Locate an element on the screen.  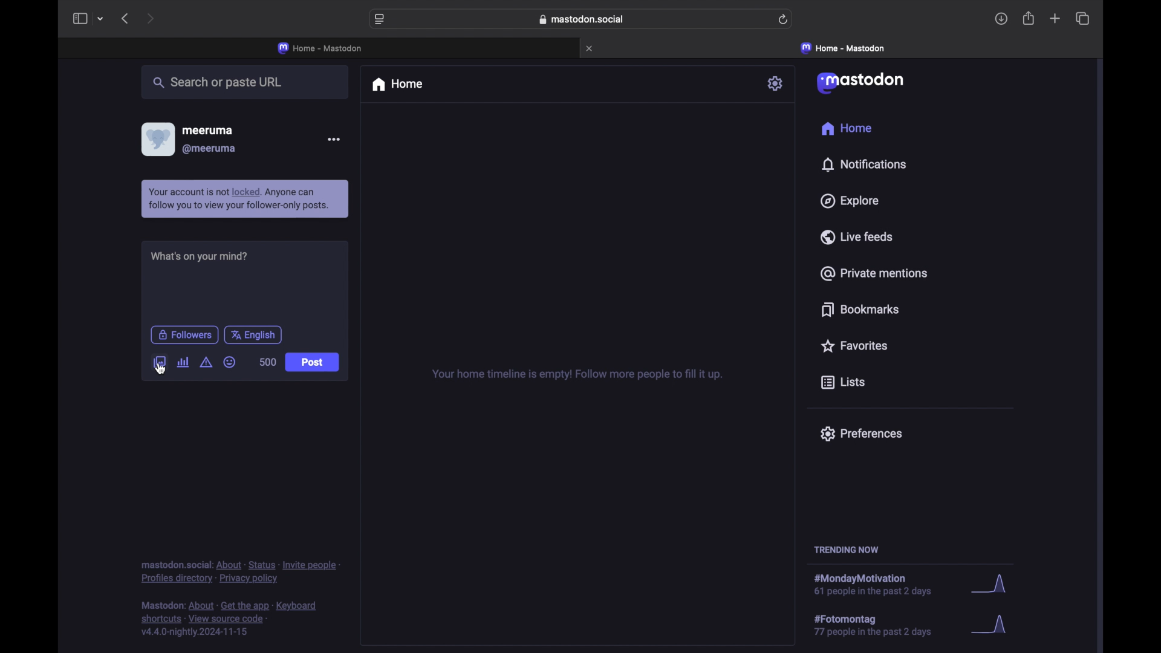
hashtag trend is located at coordinates (881, 626).